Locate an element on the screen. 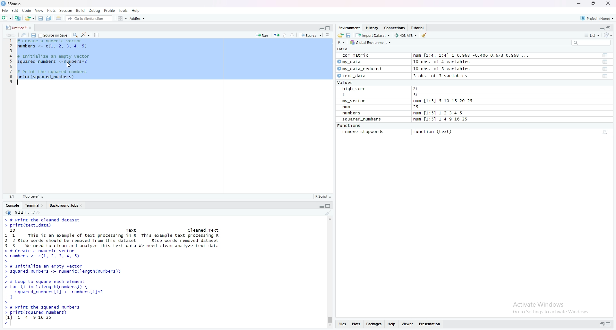 This screenshot has height=330, width=616. remove_stopwords is located at coordinates (363, 132).